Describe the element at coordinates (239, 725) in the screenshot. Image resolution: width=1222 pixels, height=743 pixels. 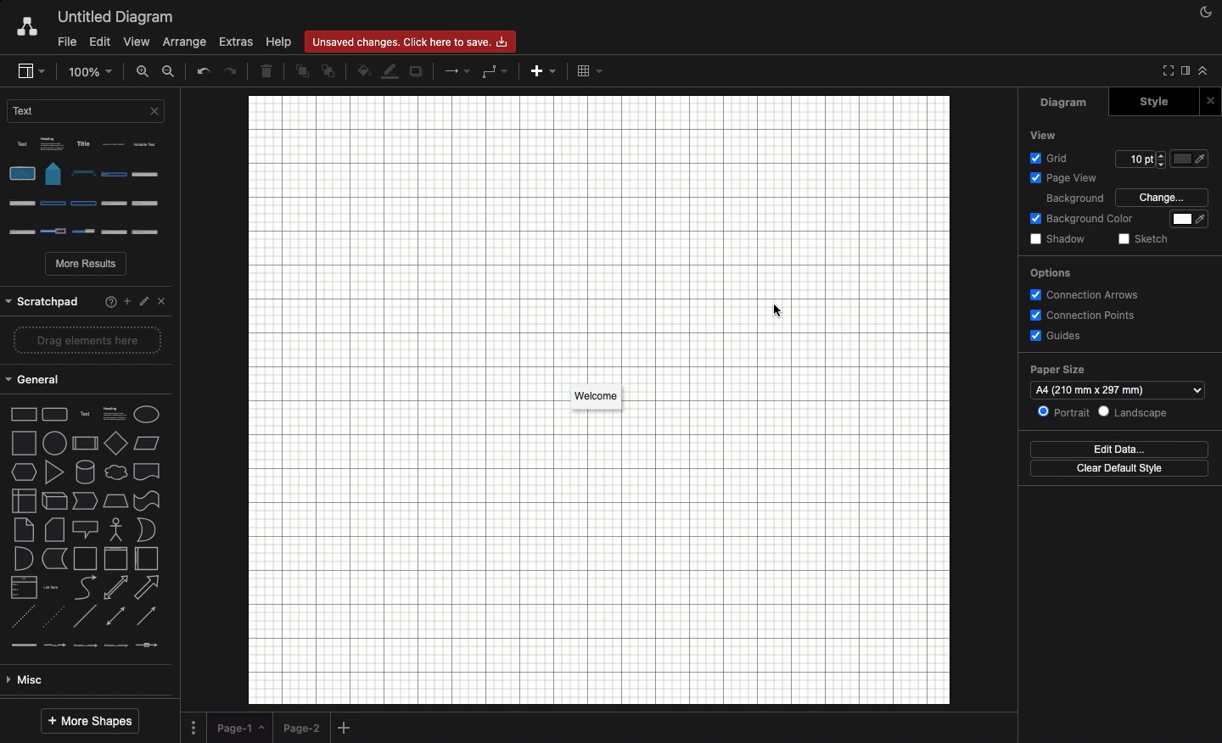
I see `Page 1` at that location.